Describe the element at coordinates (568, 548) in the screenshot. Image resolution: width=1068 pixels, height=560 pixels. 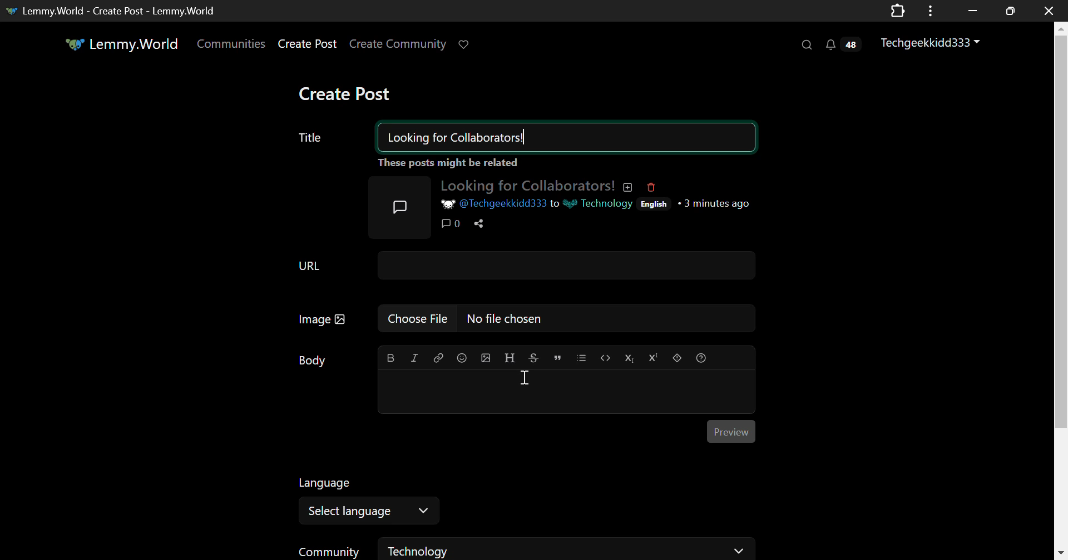
I see `Technology` at that location.